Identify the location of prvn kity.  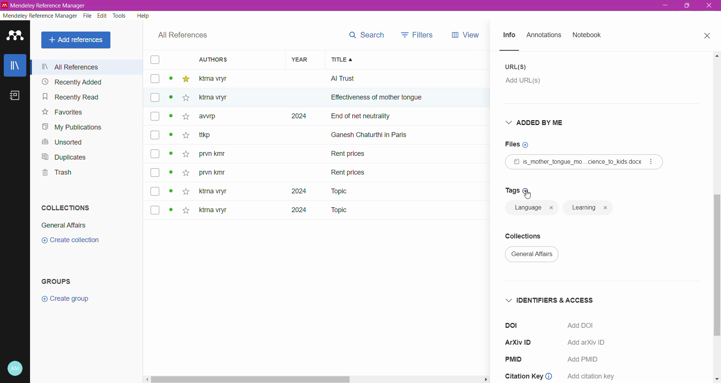
(217, 154).